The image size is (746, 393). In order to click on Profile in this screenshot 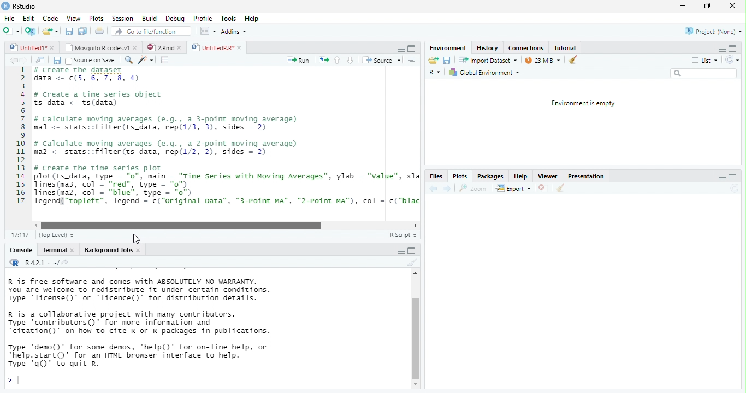, I will do `click(203, 19)`.